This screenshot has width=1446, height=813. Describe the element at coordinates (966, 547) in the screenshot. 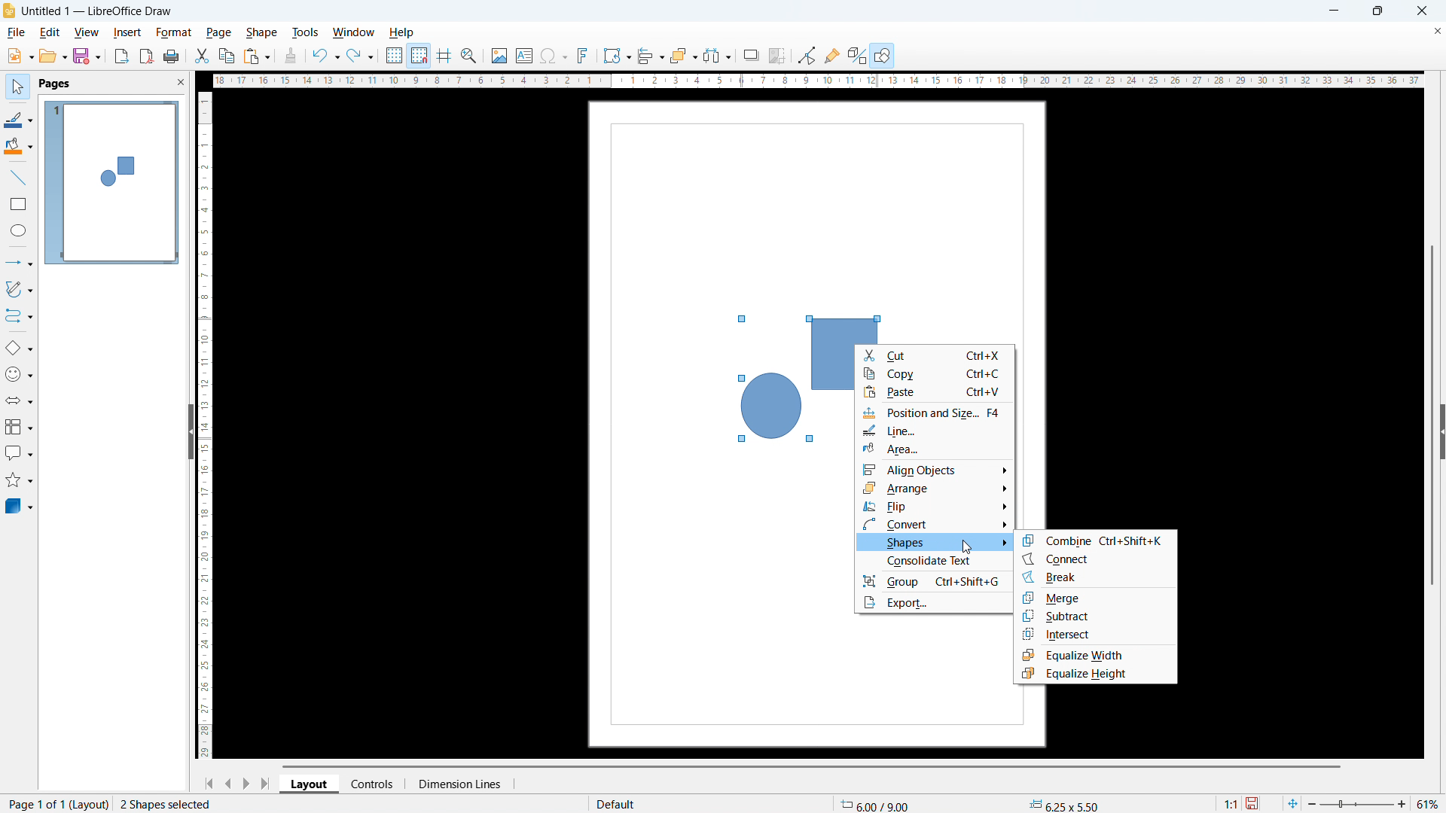

I see `cursor` at that location.